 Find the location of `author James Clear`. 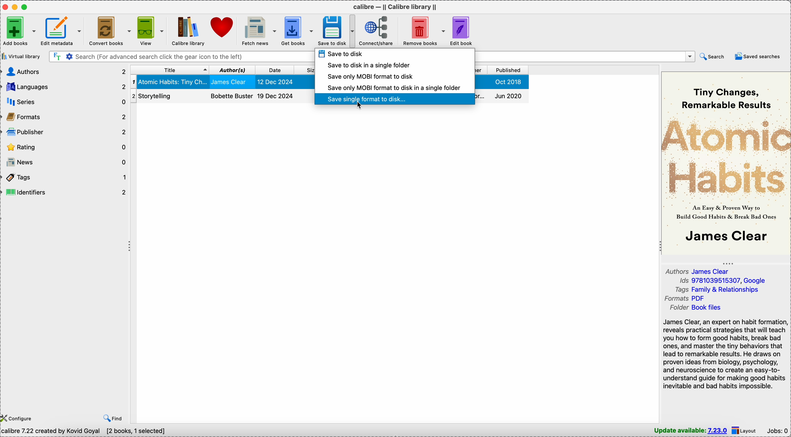

author James Clear is located at coordinates (697, 271).